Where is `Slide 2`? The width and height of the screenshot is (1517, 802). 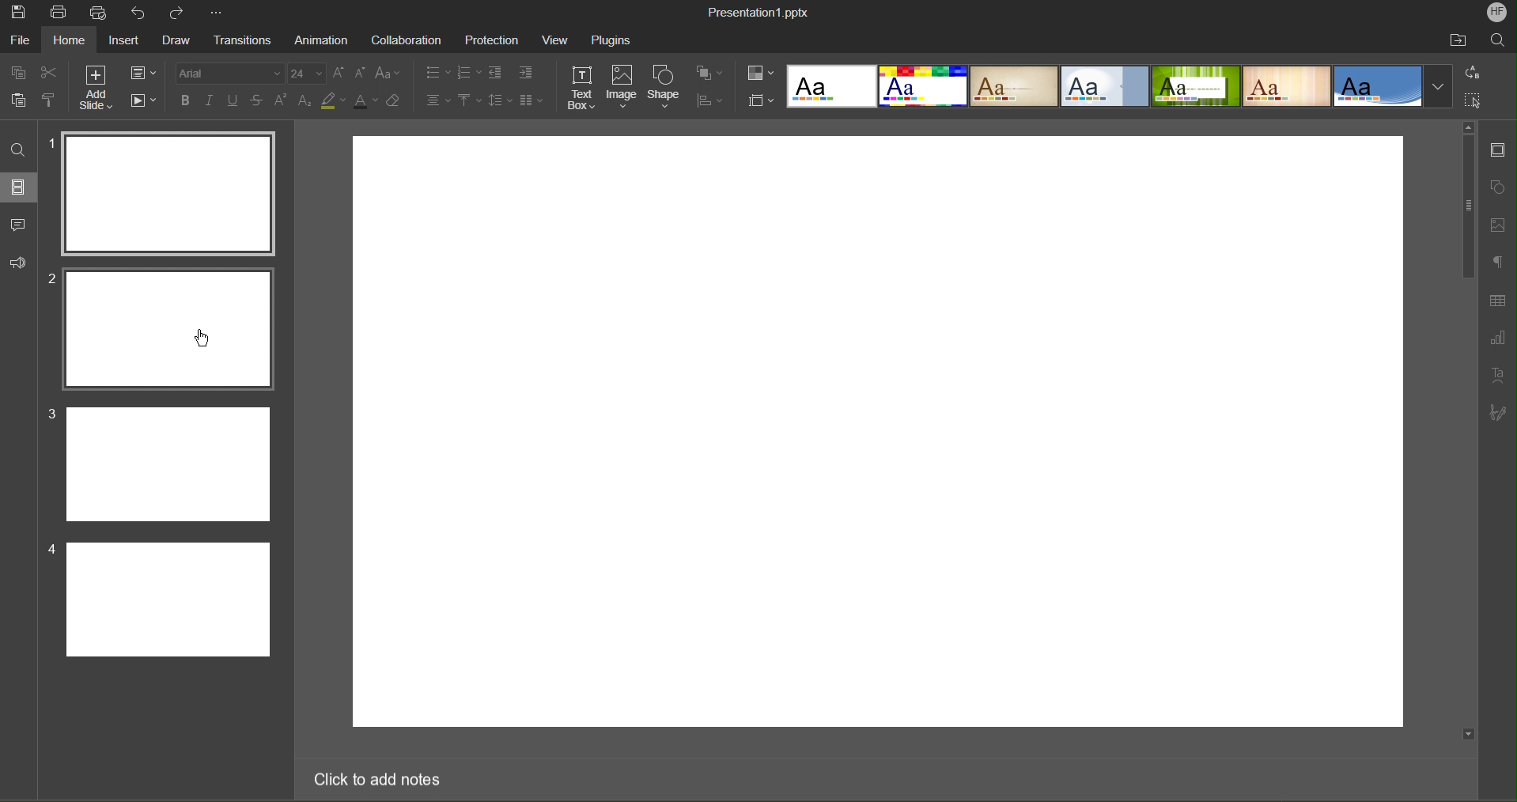
Slide 2 is located at coordinates (161, 330).